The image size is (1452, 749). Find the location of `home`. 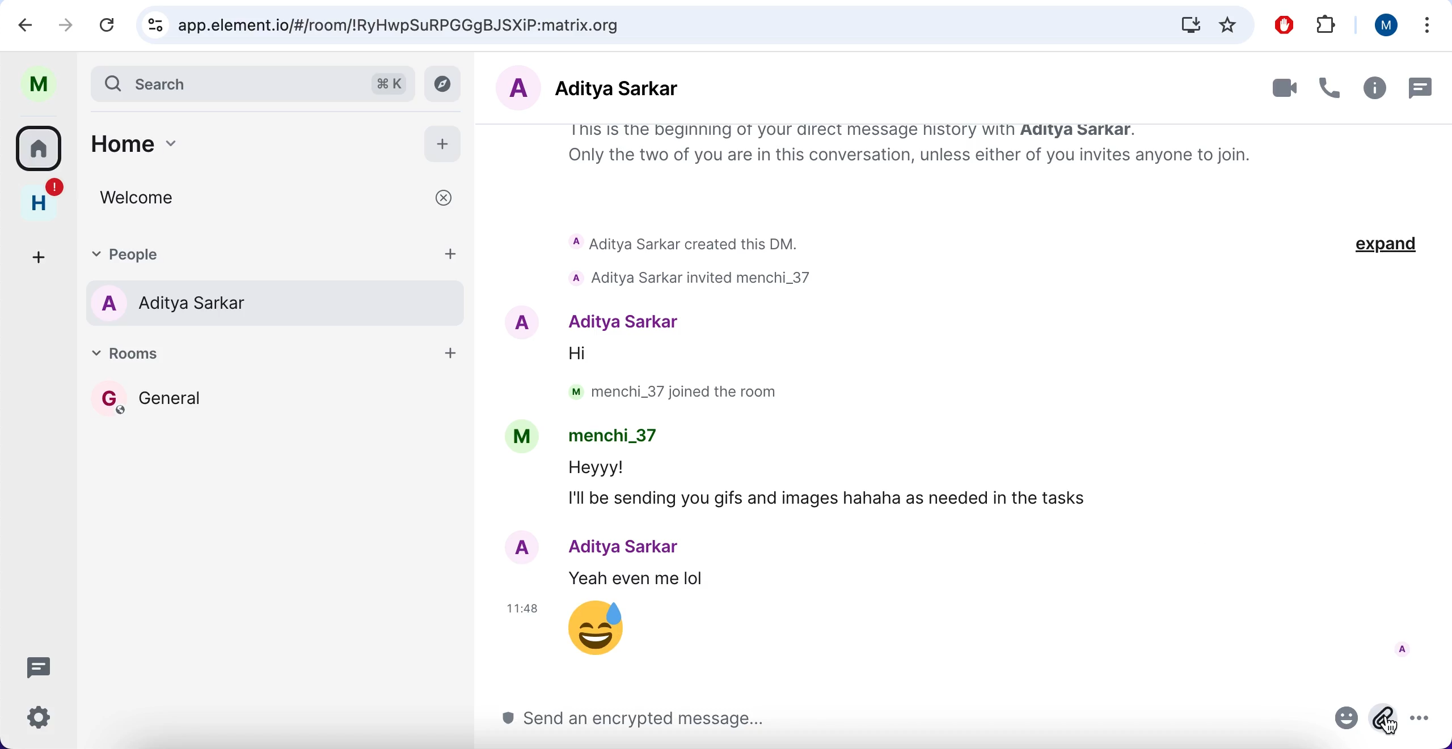

home is located at coordinates (239, 141).